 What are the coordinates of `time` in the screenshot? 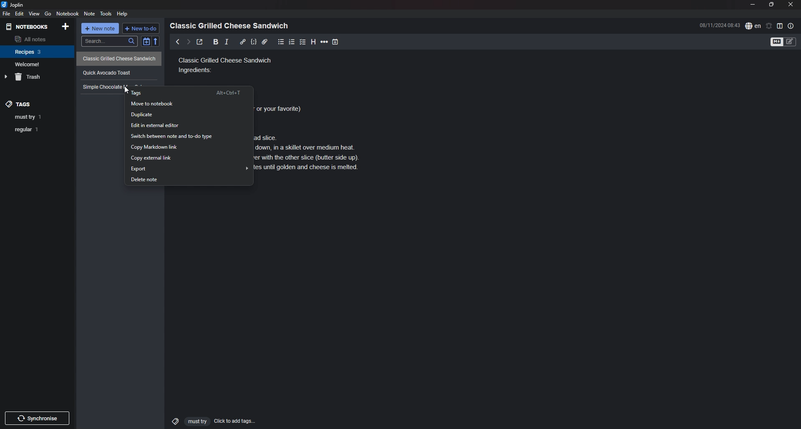 It's located at (720, 25).